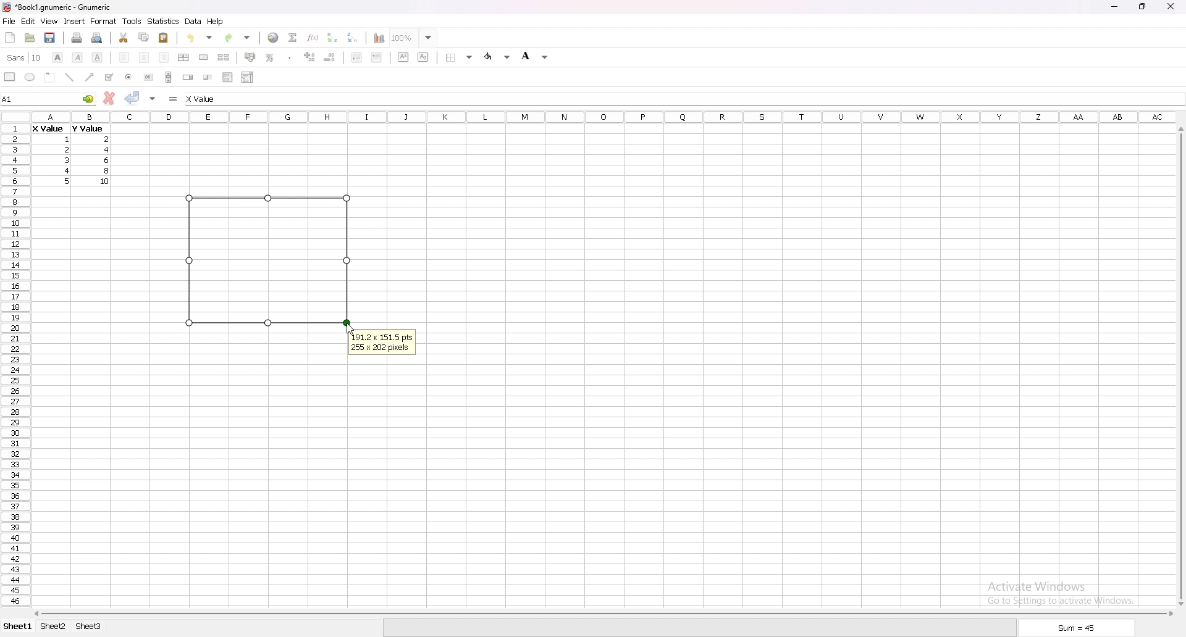  What do you see at coordinates (184, 57) in the screenshot?
I see `centre horizontally` at bounding box center [184, 57].